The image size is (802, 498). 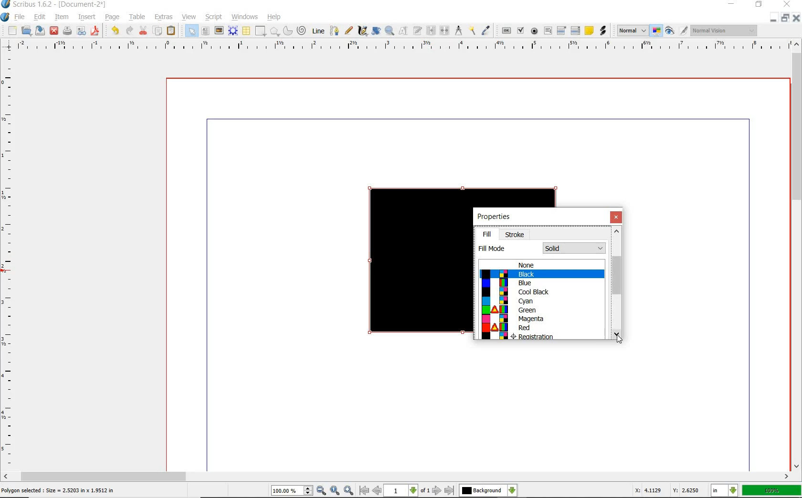 I want to click on arc, so click(x=287, y=31).